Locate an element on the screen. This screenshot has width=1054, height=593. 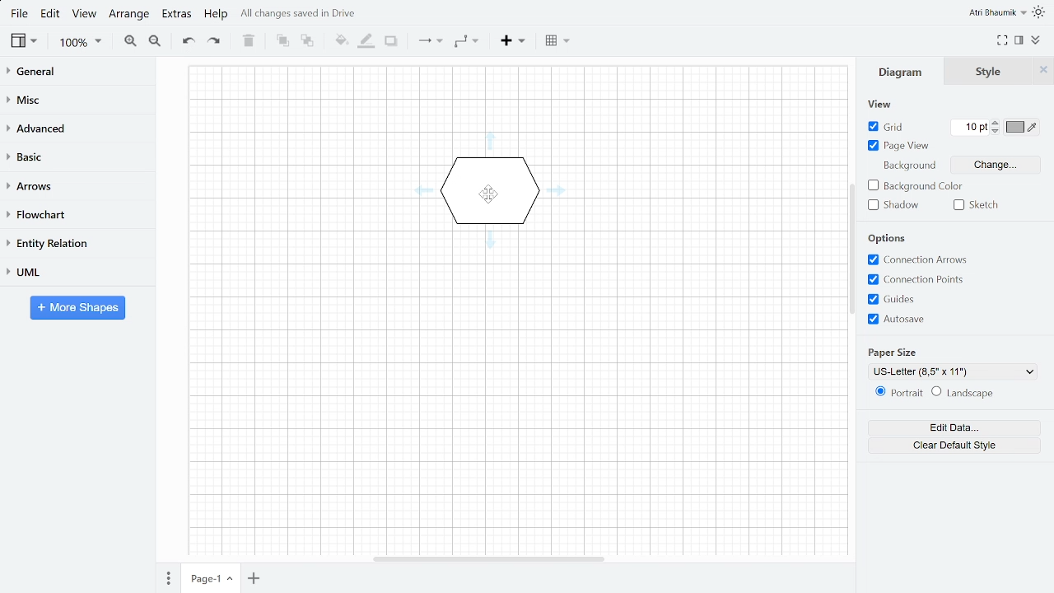
Connection arrows is located at coordinates (919, 259).